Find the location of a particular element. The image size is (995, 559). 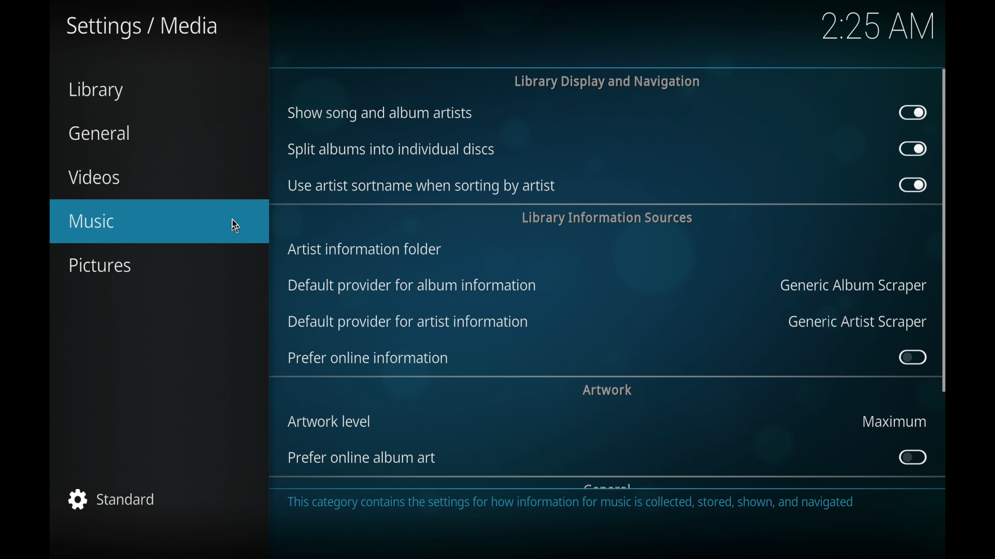

This category contains the settings for how information for music is collected, stored, shown, and navigated is located at coordinates (570, 506).